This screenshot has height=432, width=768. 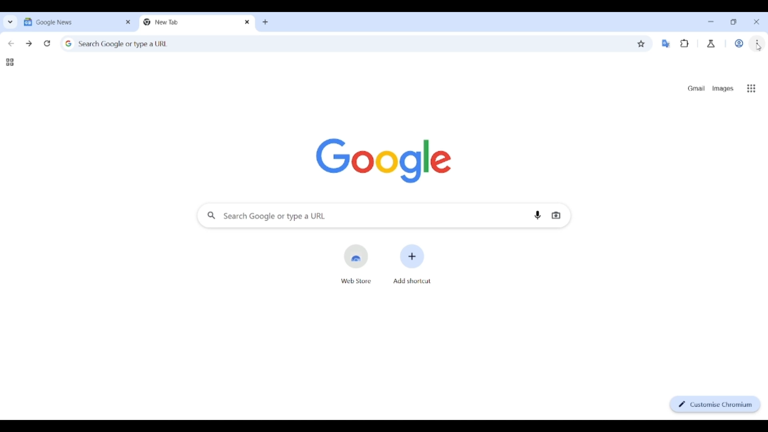 I want to click on Add new tab, so click(x=265, y=22).